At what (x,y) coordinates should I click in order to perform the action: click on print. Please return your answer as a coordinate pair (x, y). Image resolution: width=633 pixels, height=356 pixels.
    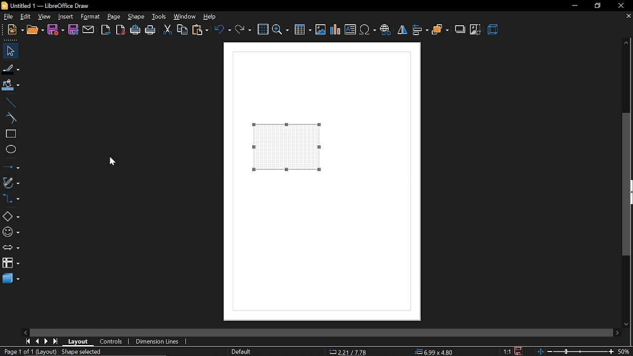
    Looking at the image, I should click on (151, 31).